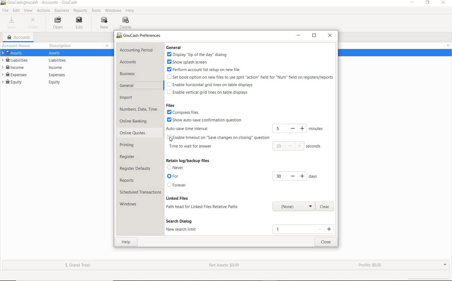  I want to click on CLOSE, so click(444, 3).